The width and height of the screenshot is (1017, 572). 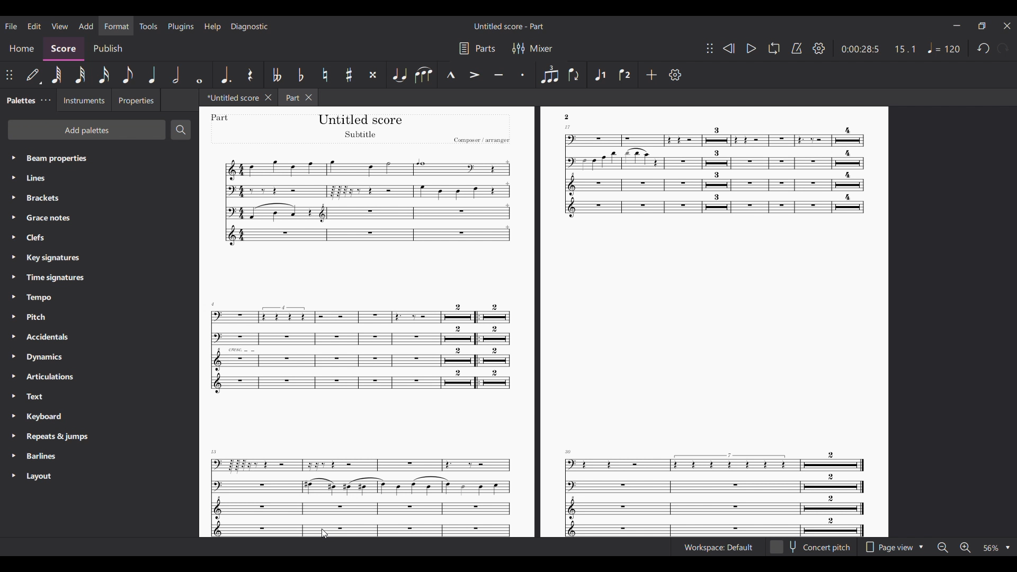 I want to click on Diagnostic menu, so click(x=249, y=27).